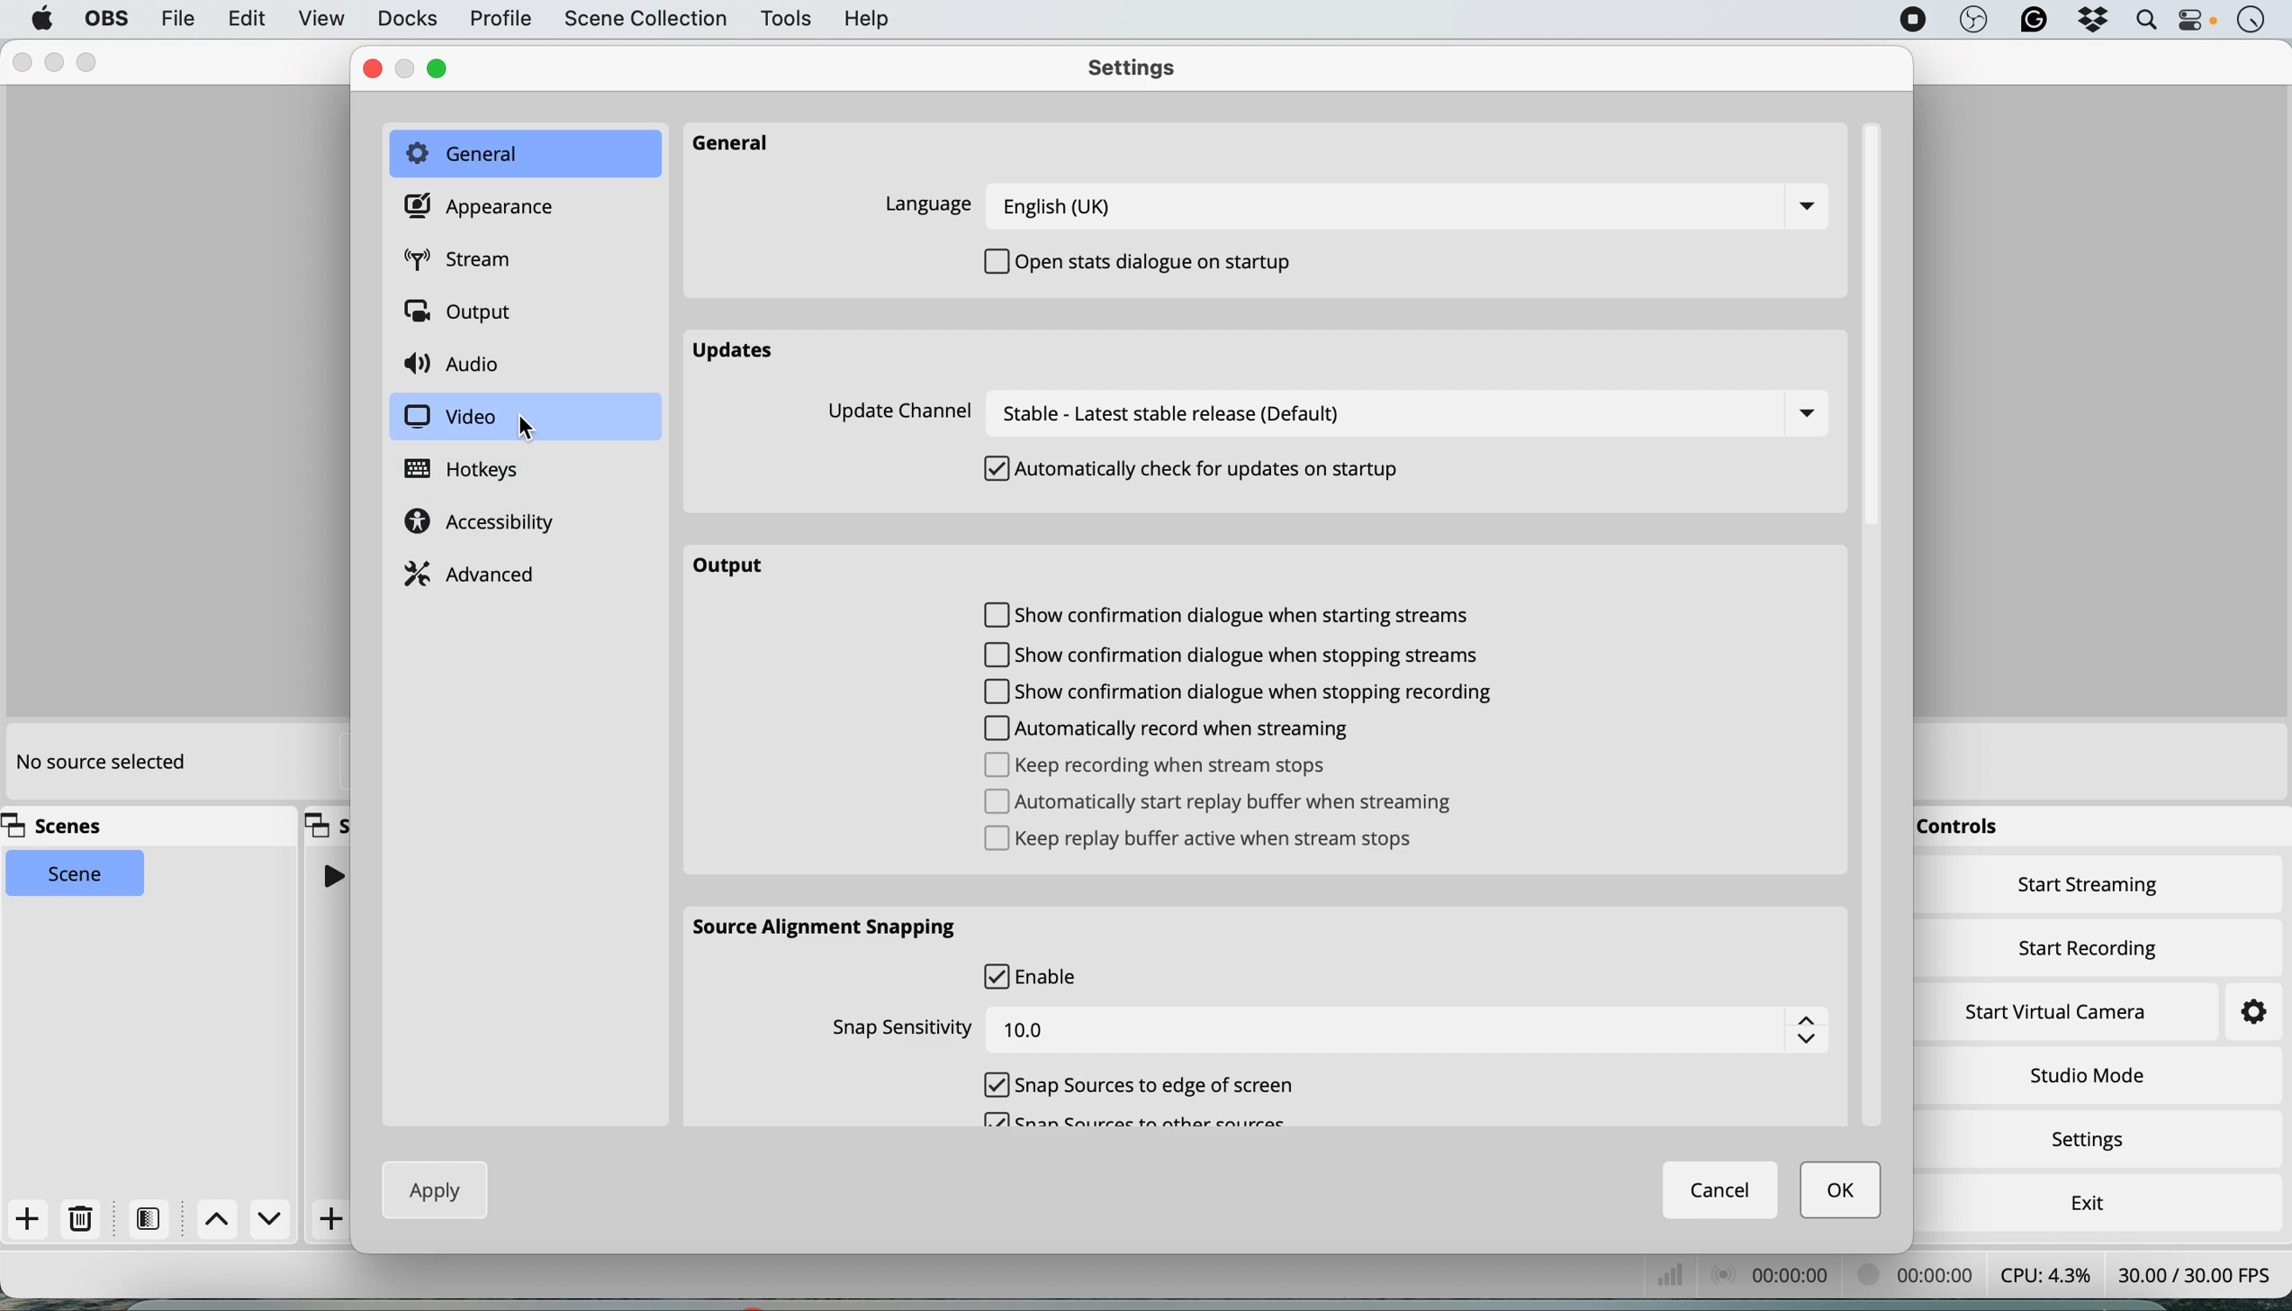 The height and width of the screenshot is (1311, 2292). I want to click on control cener, so click(2197, 23).